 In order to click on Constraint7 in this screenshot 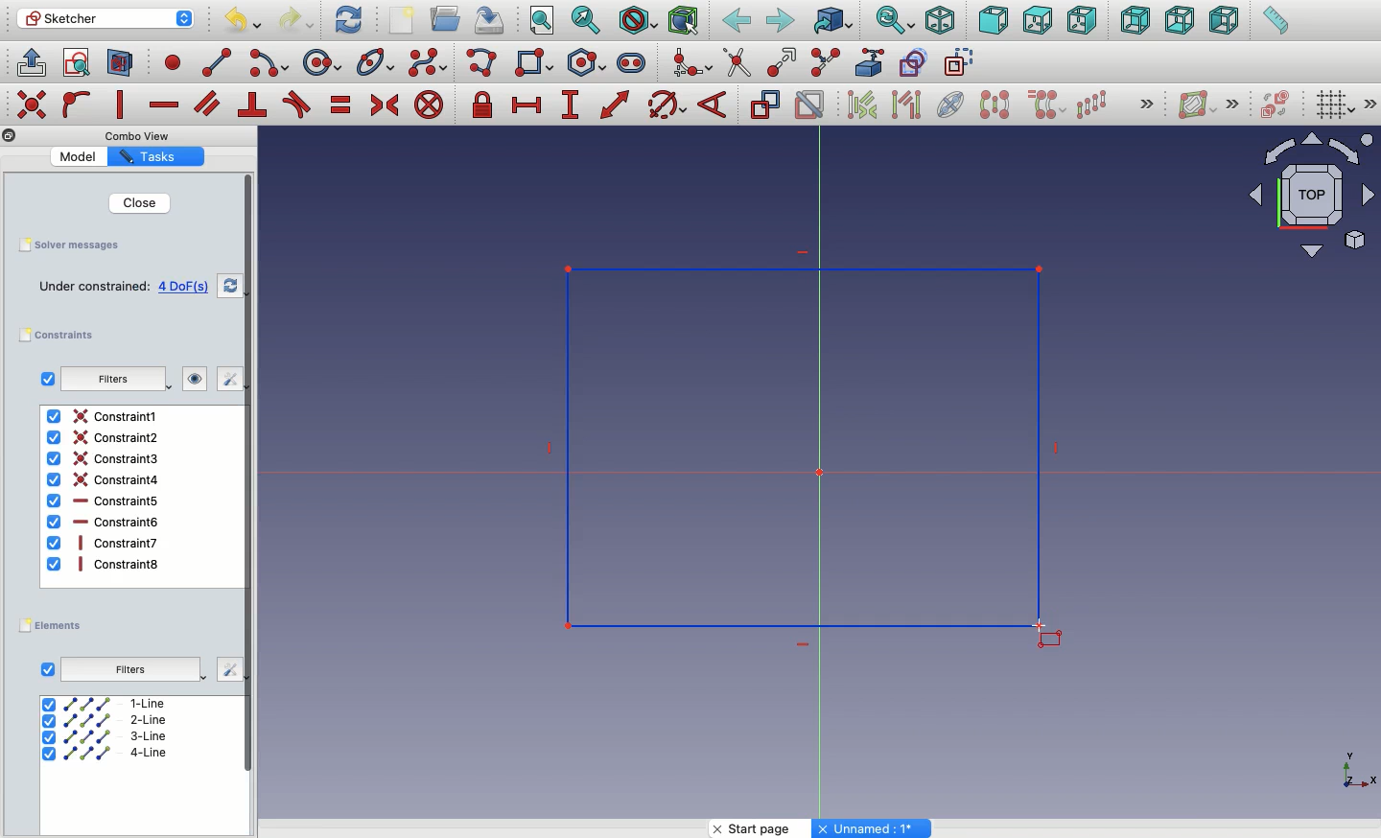, I will do `click(104, 542)`.